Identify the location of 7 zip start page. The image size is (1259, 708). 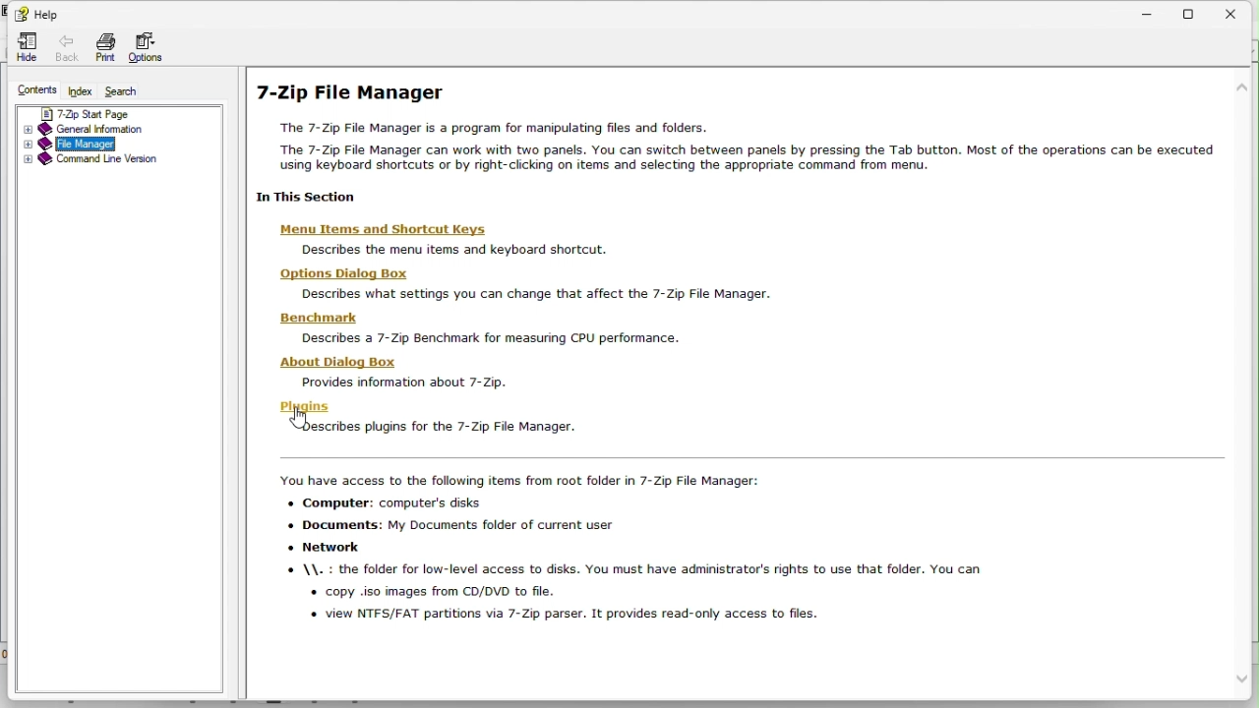
(103, 112).